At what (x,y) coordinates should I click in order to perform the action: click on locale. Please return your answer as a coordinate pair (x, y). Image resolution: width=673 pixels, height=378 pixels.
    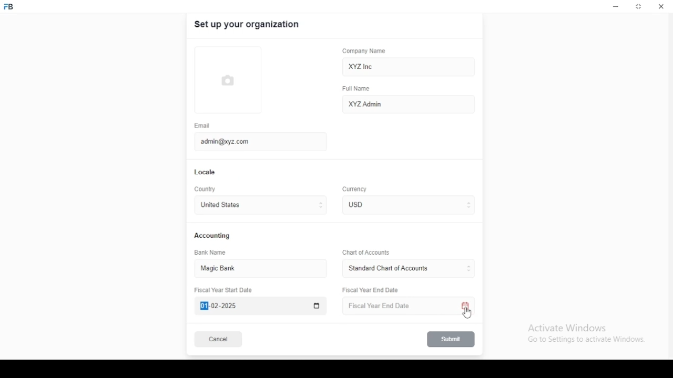
    Looking at the image, I should click on (206, 172).